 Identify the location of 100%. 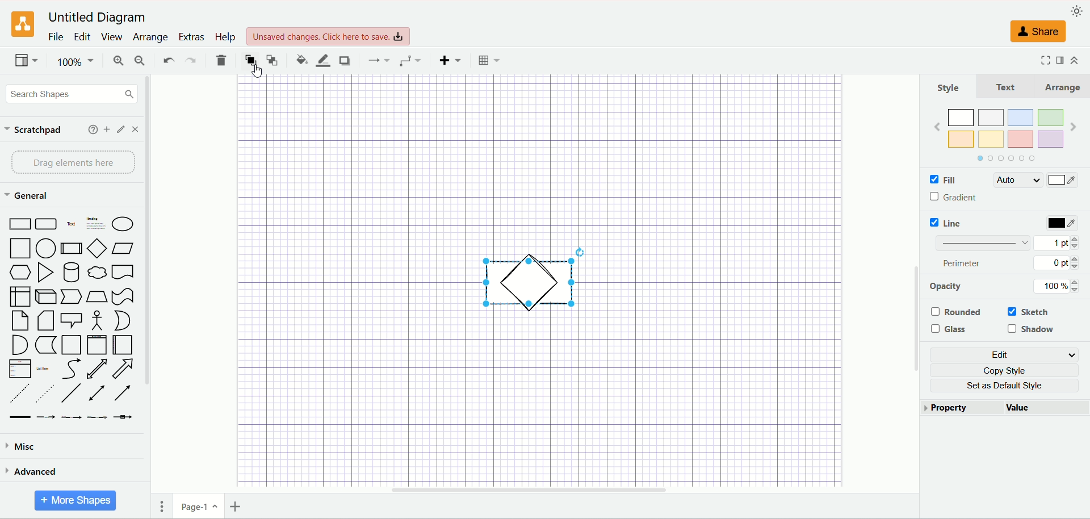
(76, 60).